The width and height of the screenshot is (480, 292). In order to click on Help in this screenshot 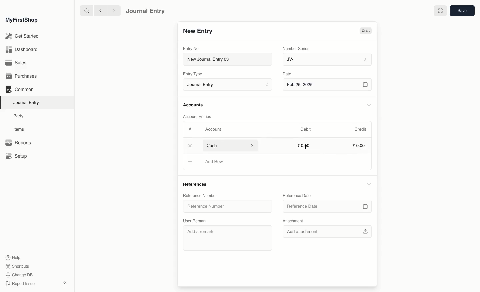, I will do `click(12, 257)`.